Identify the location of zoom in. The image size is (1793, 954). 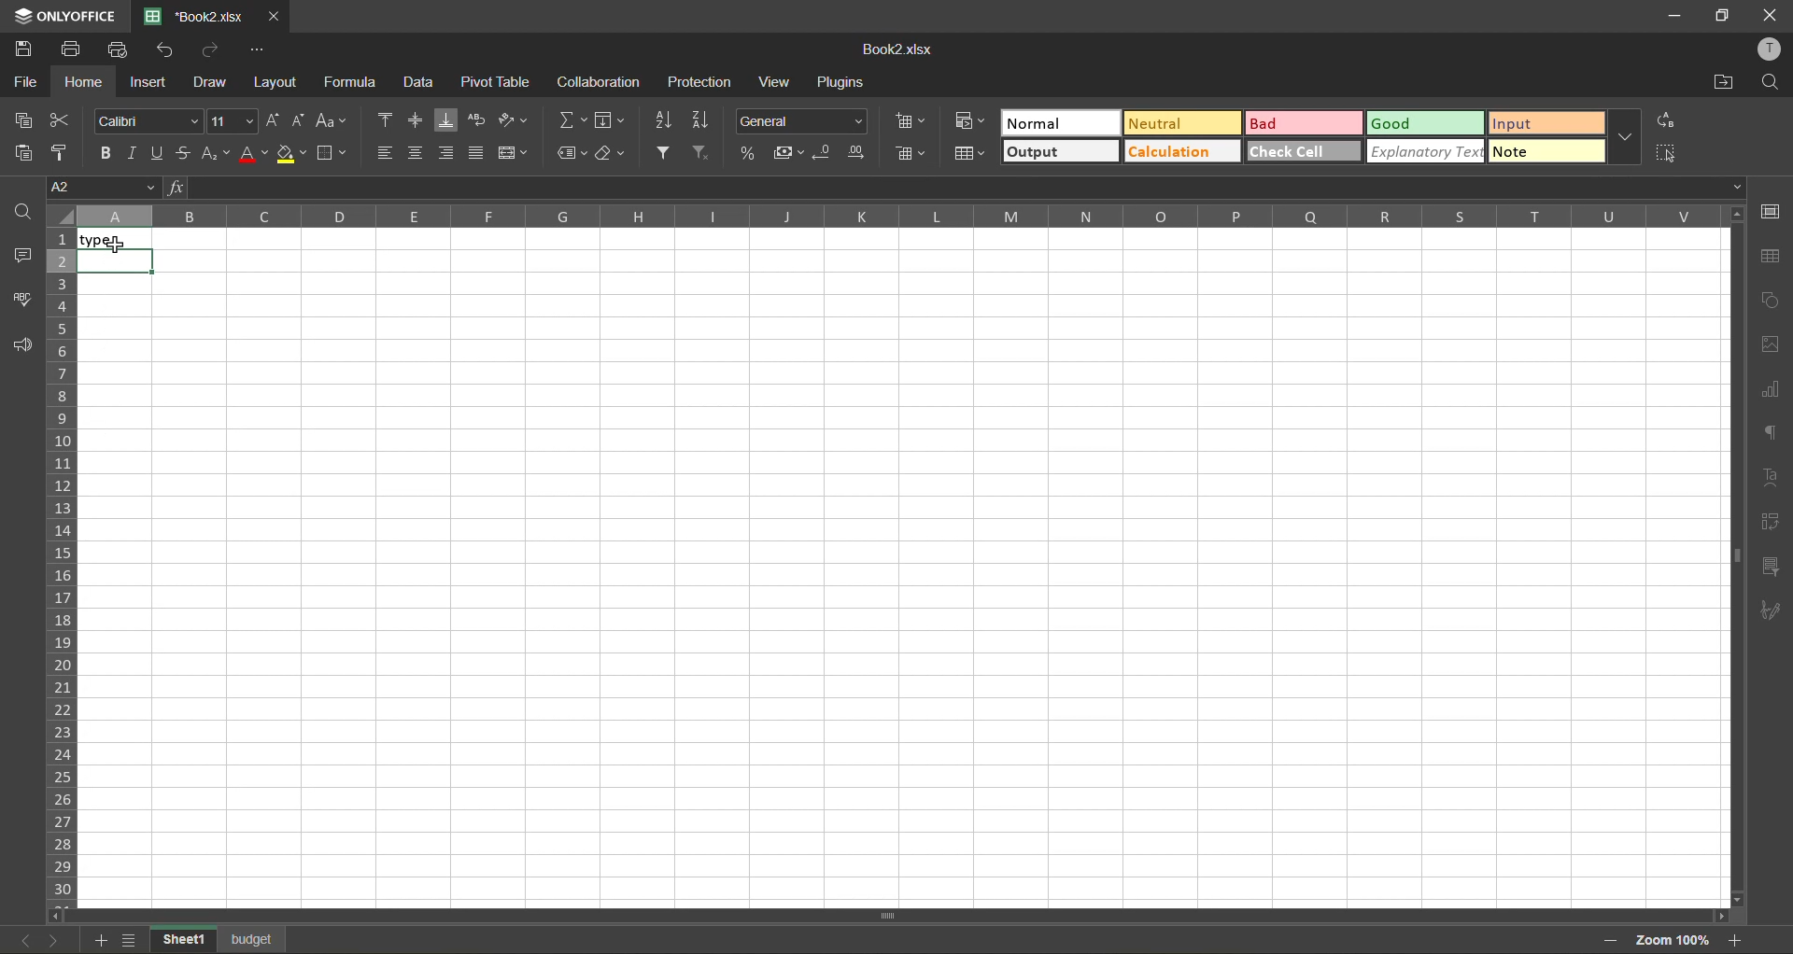
(1736, 938).